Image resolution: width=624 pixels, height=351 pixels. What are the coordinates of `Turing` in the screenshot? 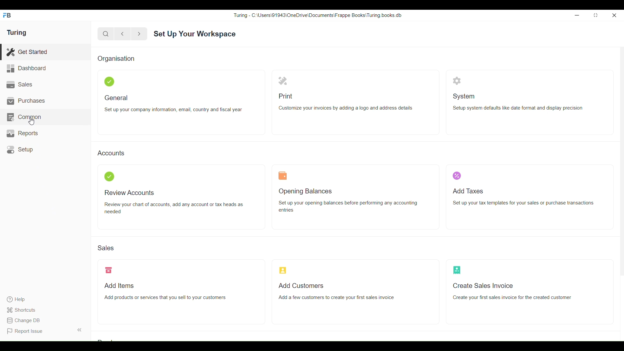 It's located at (17, 32).